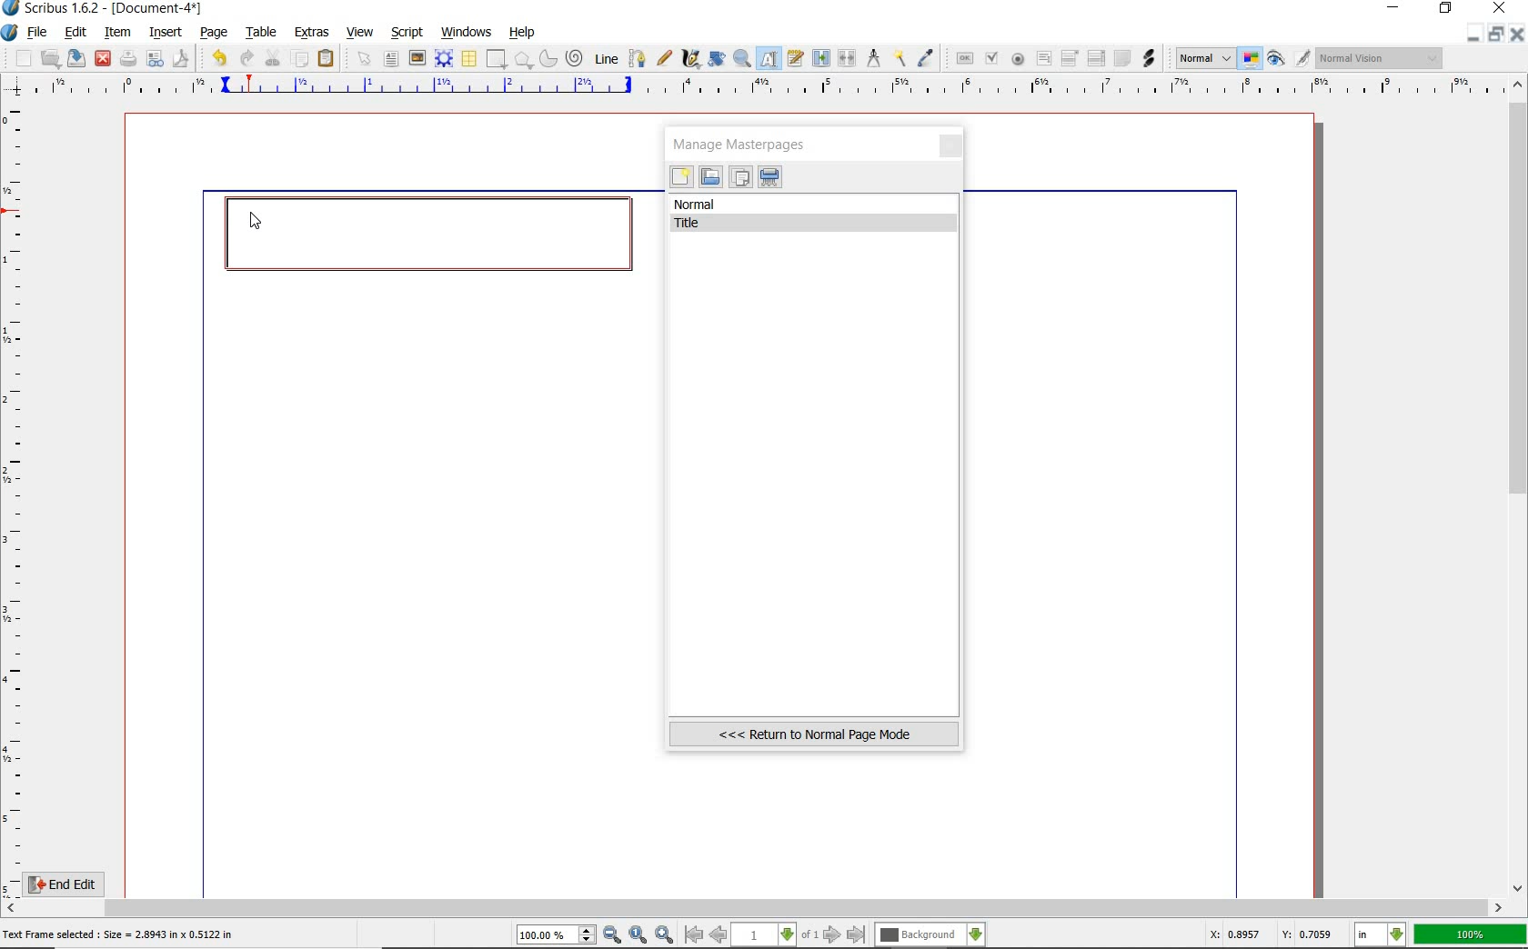  What do you see at coordinates (273, 57) in the screenshot?
I see `cut` at bounding box center [273, 57].